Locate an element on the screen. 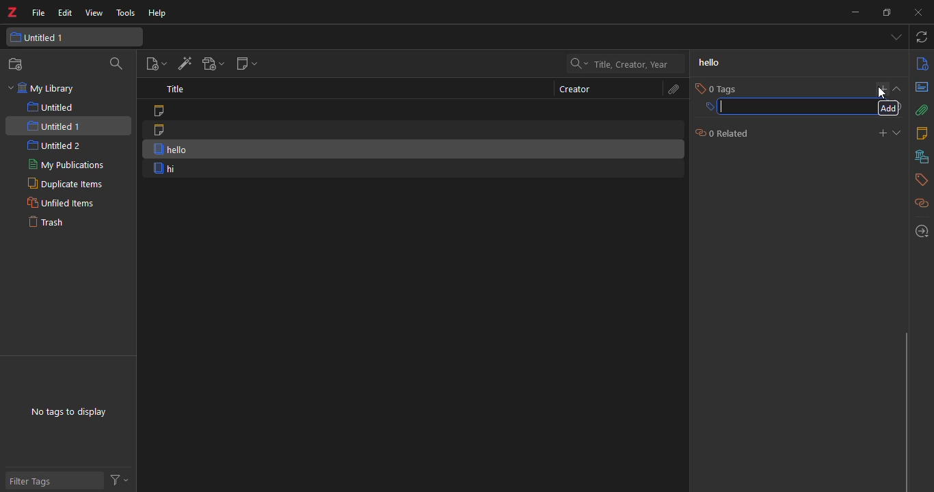  0 related is located at coordinates (721, 133).